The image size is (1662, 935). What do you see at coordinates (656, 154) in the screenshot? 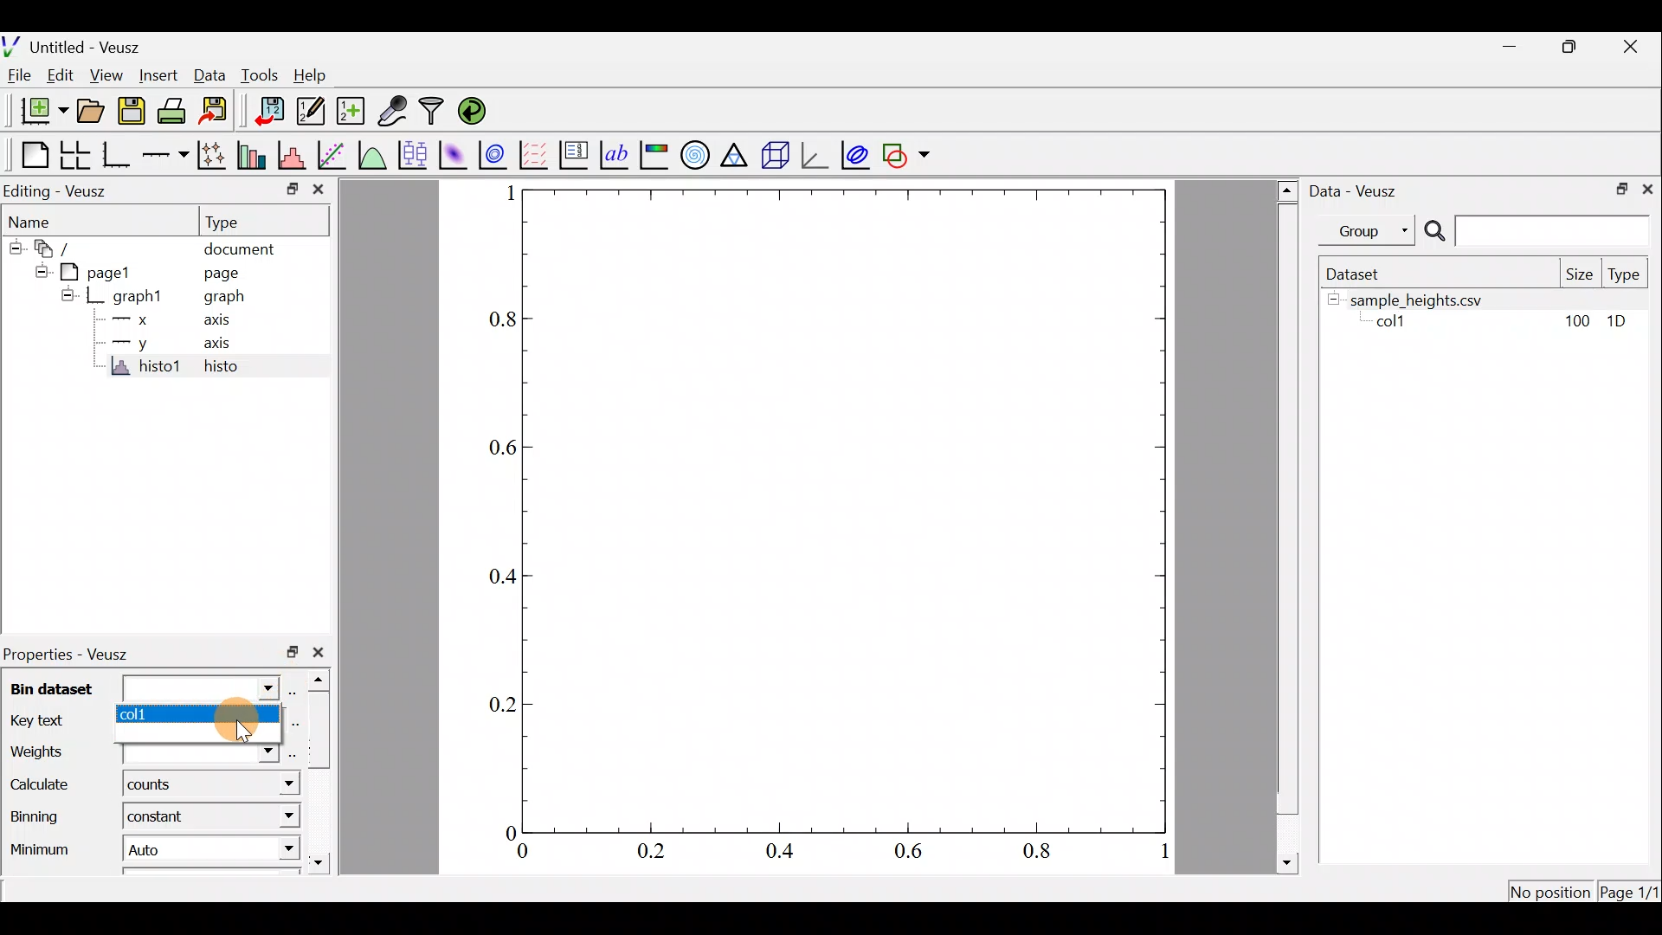
I see `image color bar` at bounding box center [656, 154].